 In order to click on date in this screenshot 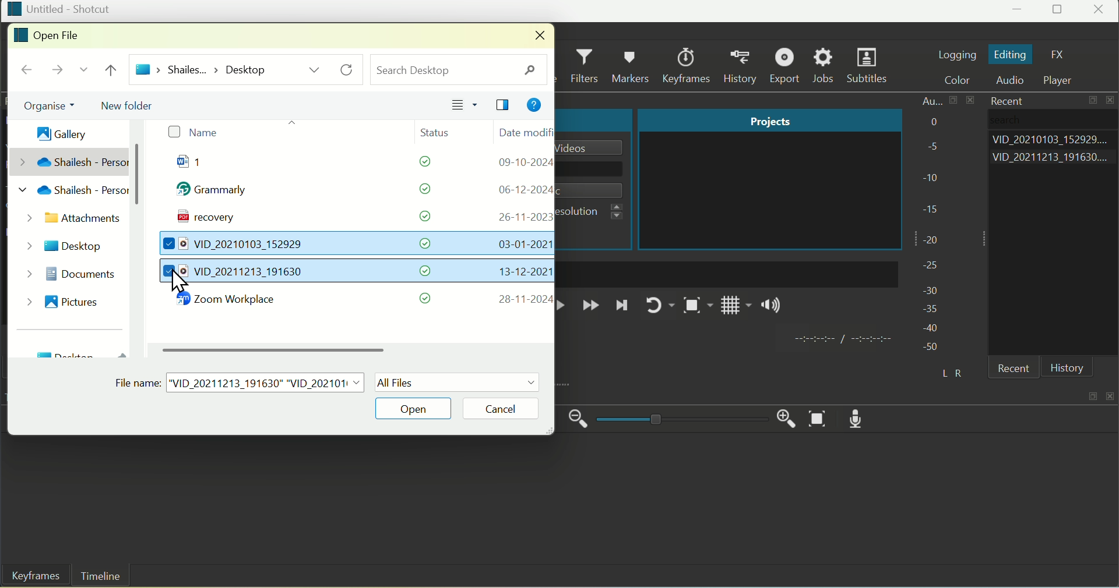, I will do `click(520, 272)`.